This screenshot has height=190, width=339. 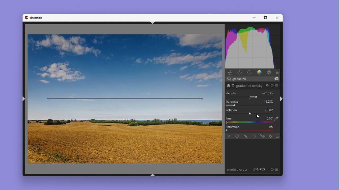 What do you see at coordinates (278, 85) in the screenshot?
I see `preset` at bounding box center [278, 85].